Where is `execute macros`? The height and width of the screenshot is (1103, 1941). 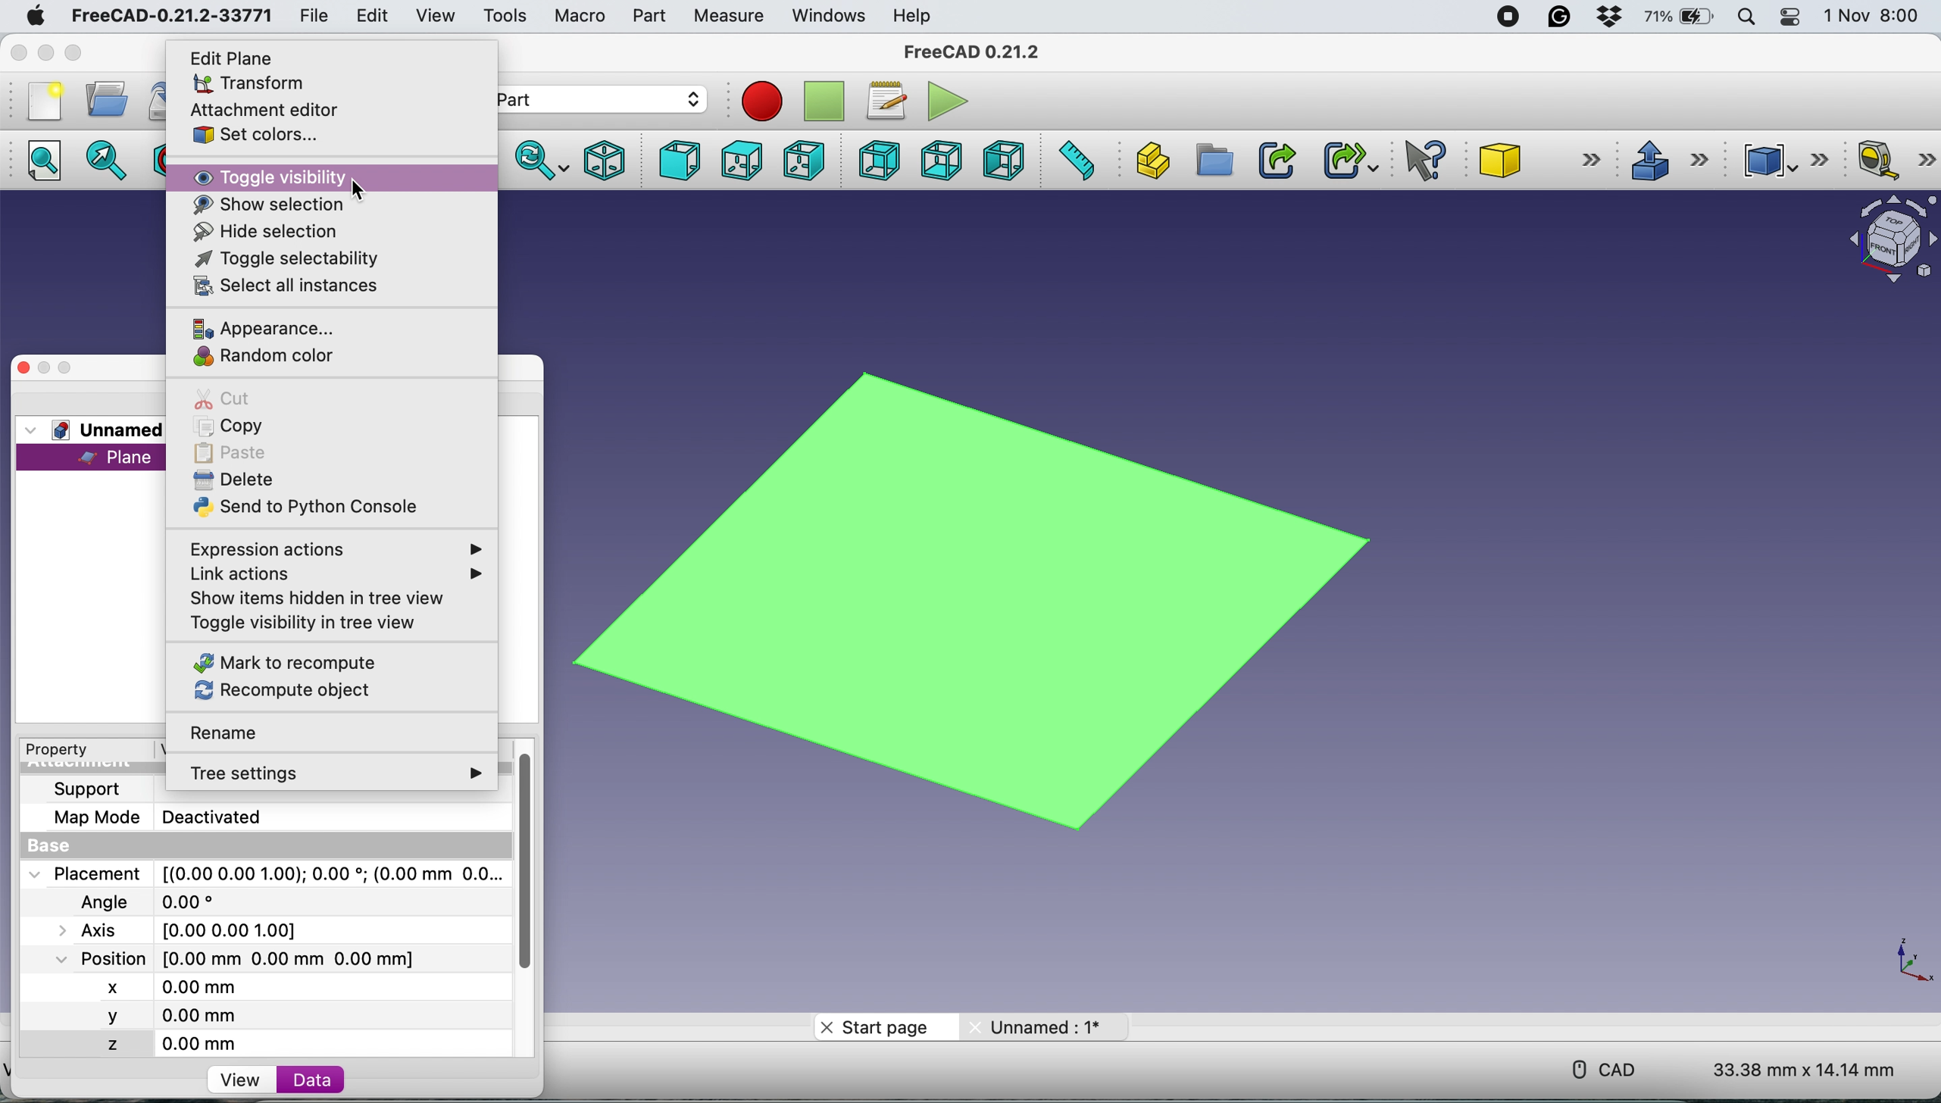
execute macros is located at coordinates (950, 102).